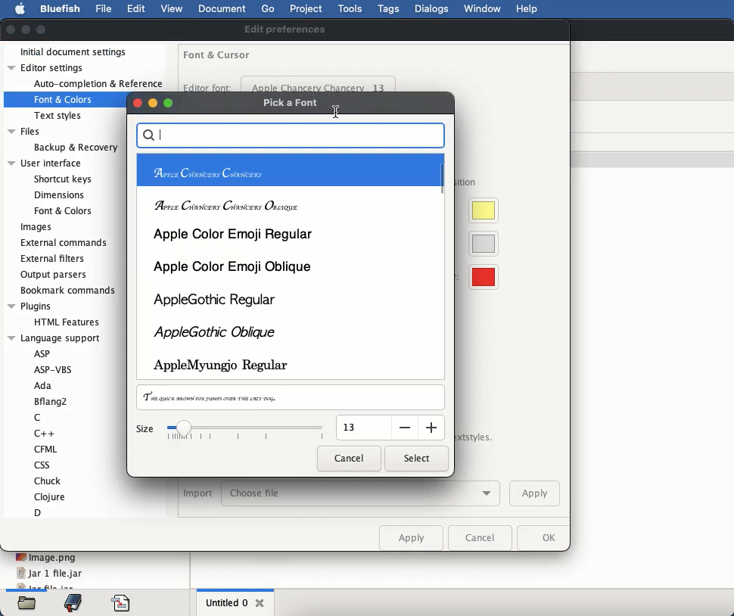 The image size is (734, 616). Describe the element at coordinates (103, 8) in the screenshot. I see `file` at that location.